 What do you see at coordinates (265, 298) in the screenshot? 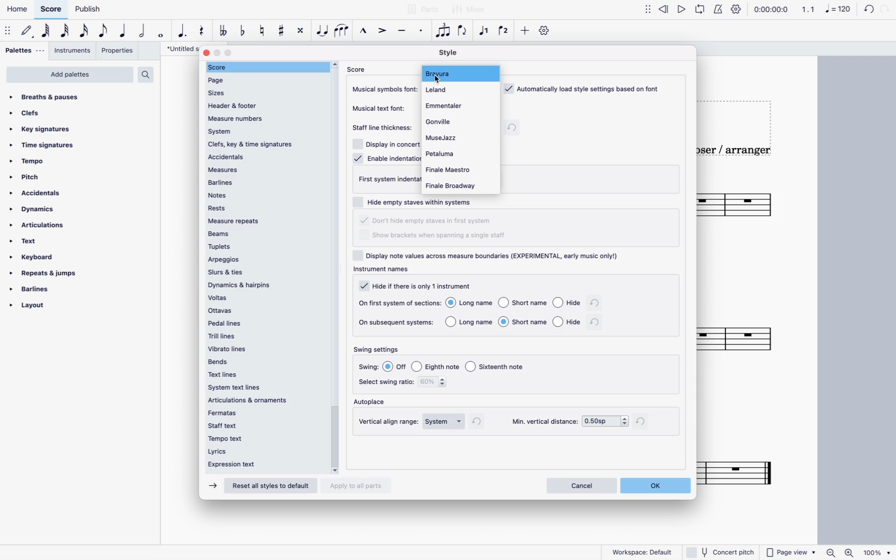
I see `voltas` at bounding box center [265, 298].